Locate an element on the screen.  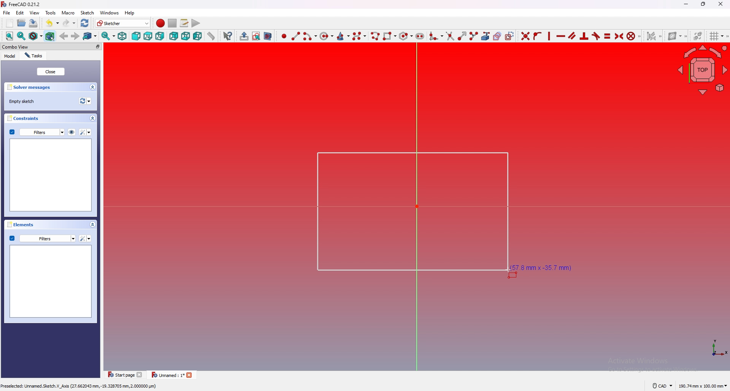
sketch is located at coordinates (87, 13).